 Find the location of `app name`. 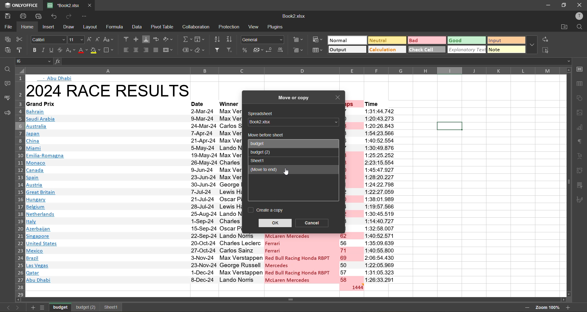

app name is located at coordinates (20, 4).